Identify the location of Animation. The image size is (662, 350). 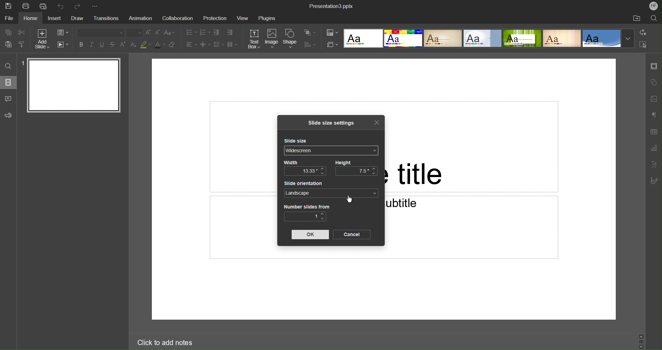
(142, 18).